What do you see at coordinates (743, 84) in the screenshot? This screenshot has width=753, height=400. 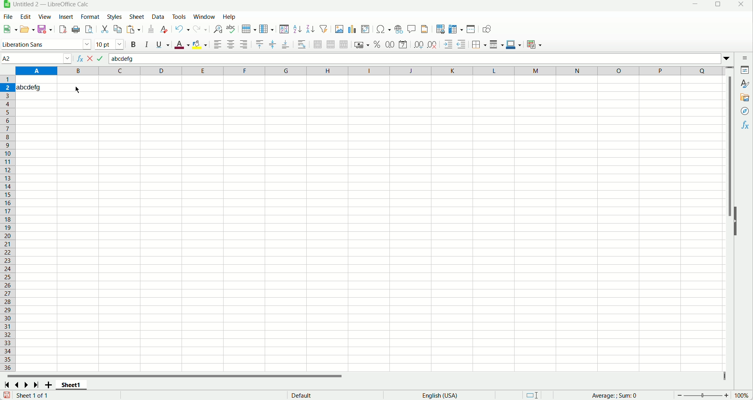 I see `style` at bounding box center [743, 84].